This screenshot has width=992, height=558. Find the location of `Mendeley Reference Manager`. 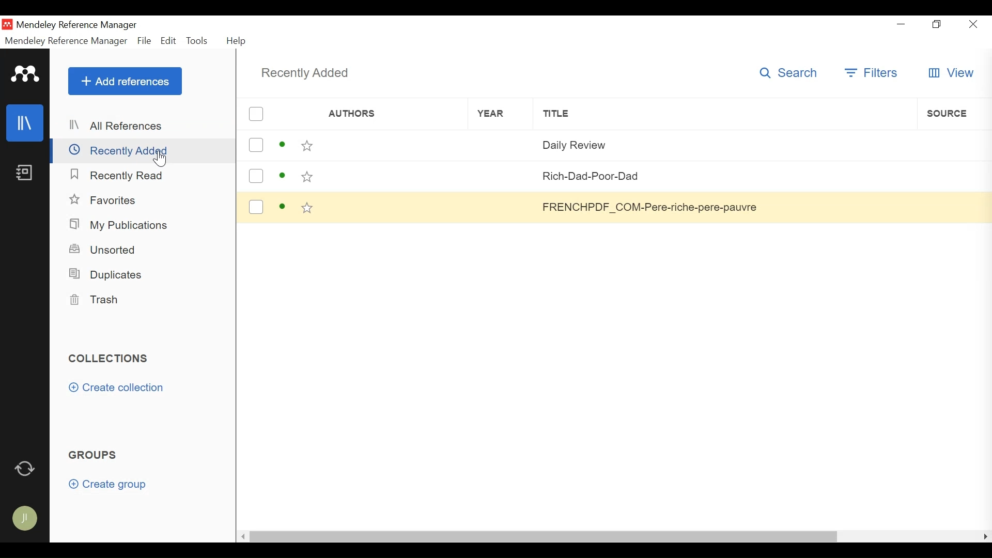

Mendeley Reference Manager is located at coordinates (67, 42).